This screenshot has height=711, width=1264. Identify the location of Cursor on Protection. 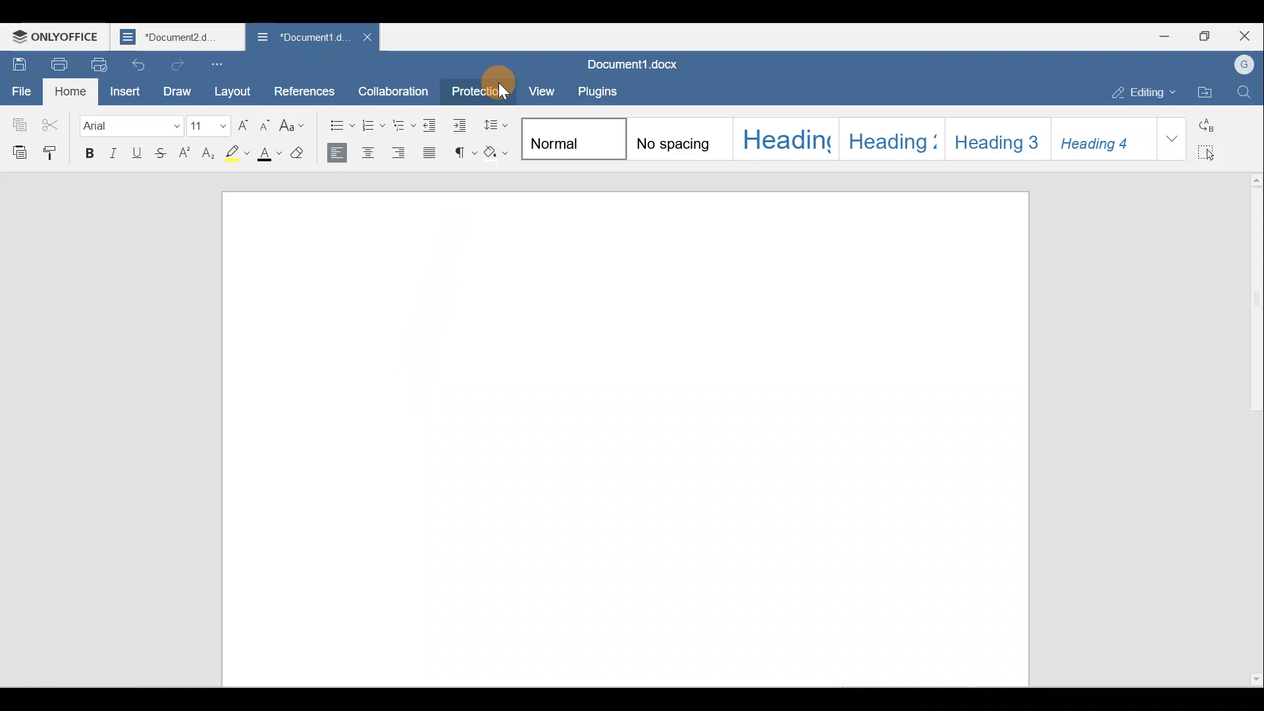
(490, 86).